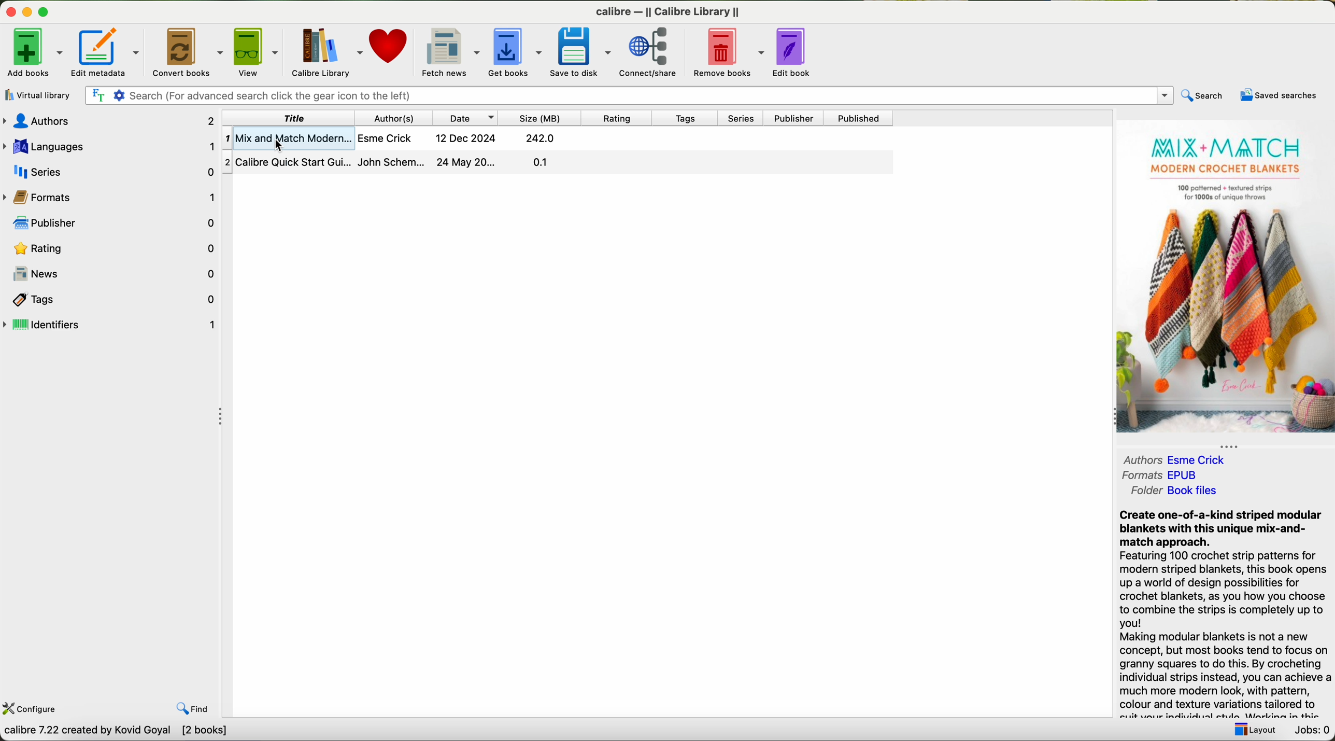  What do you see at coordinates (1201, 95) in the screenshot?
I see `search` at bounding box center [1201, 95].